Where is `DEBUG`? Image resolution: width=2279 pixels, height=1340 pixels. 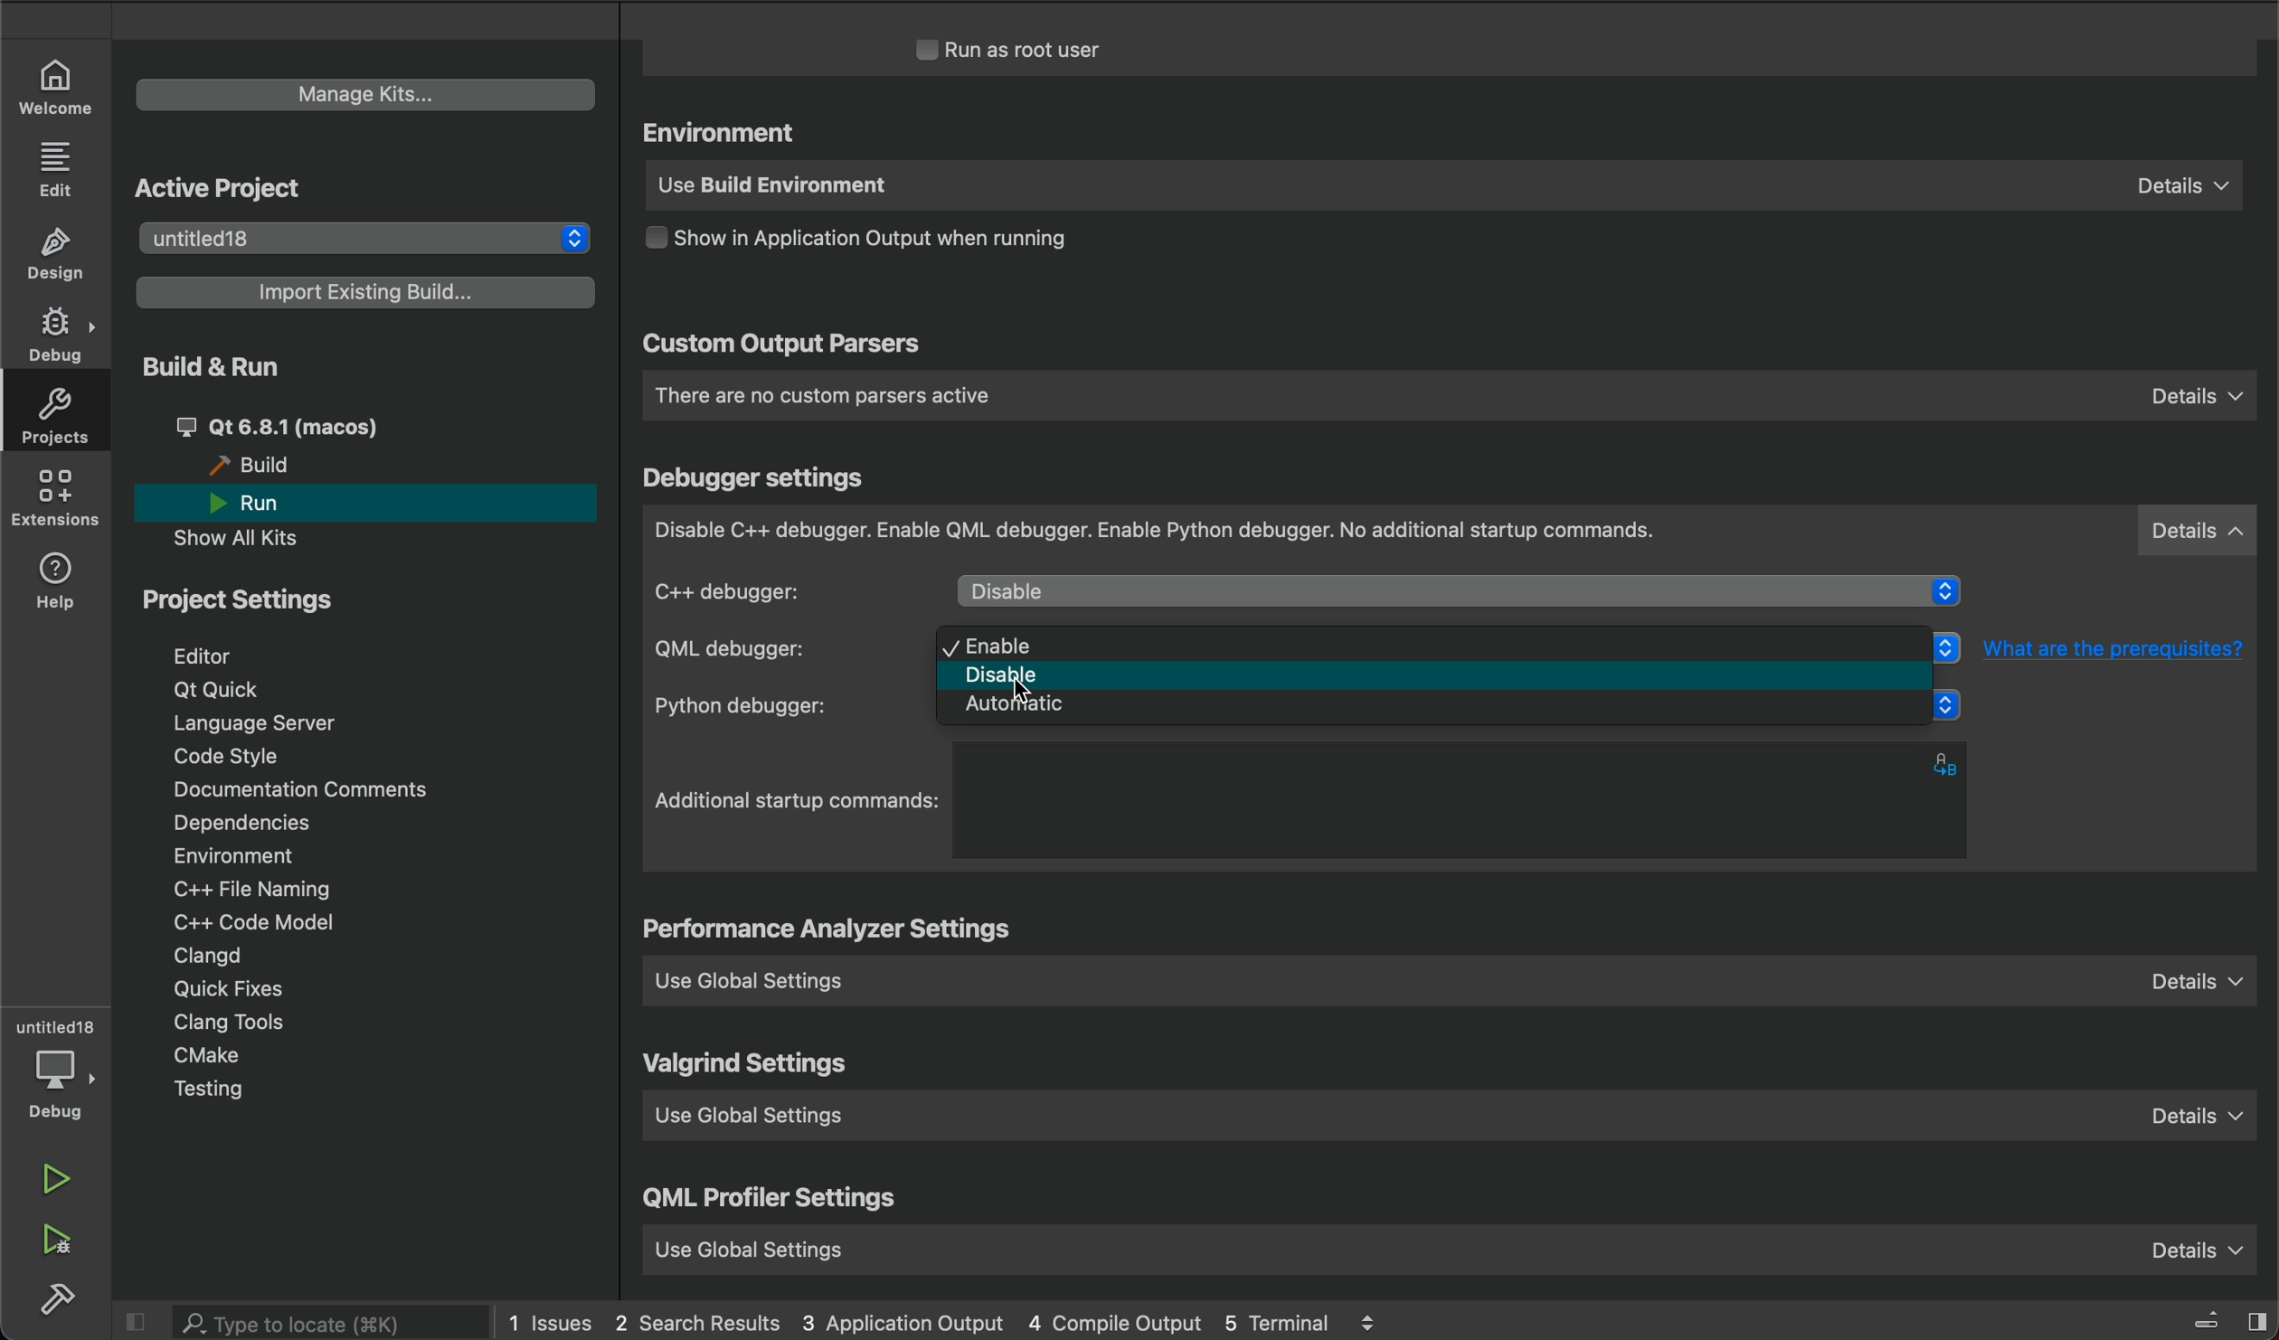
DEBUG is located at coordinates (59, 336).